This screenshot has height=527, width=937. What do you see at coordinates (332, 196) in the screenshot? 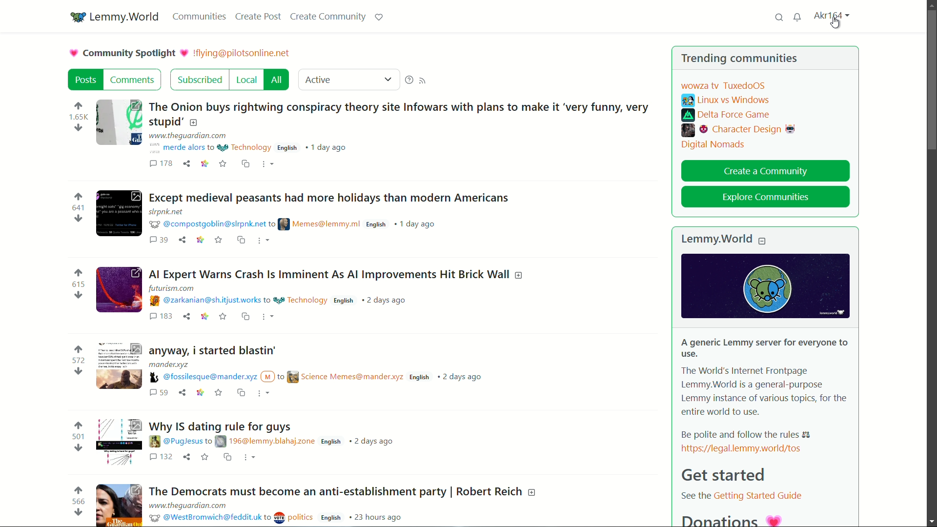
I see `post-2` at bounding box center [332, 196].